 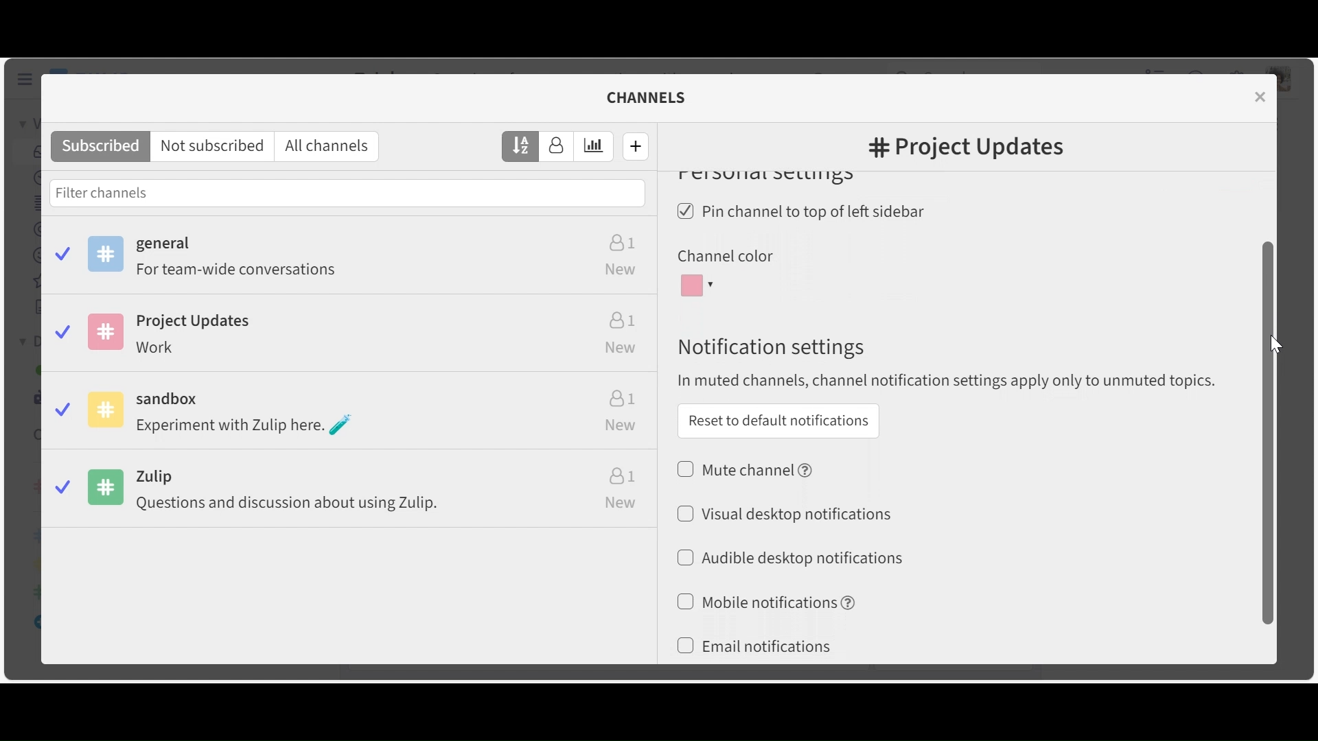 I want to click on Sandbox, so click(x=351, y=414).